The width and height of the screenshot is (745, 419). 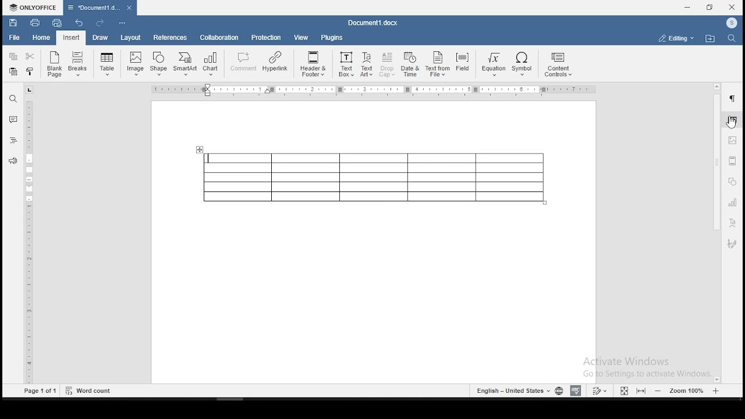 I want to click on Hyperlink, so click(x=275, y=62).